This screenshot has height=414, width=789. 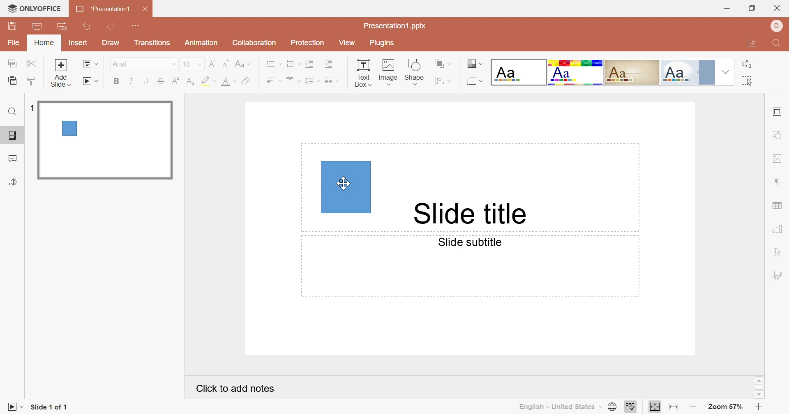 I want to click on 1, so click(x=31, y=106).